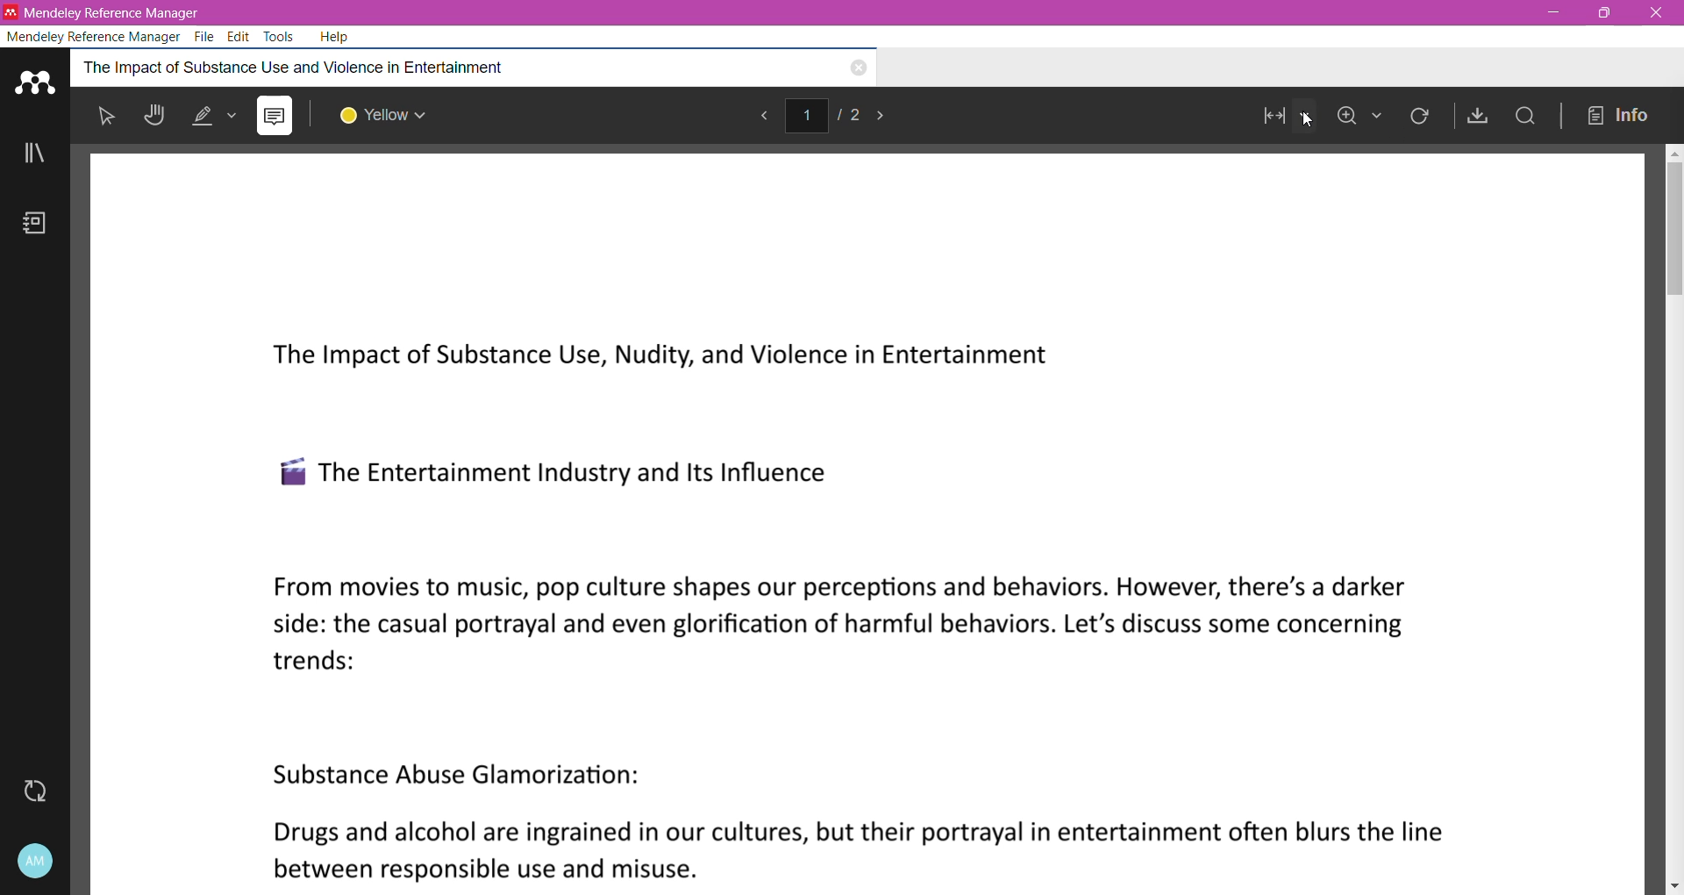  What do you see at coordinates (864, 524) in the screenshot?
I see `Current Page in Default fit to width View` at bounding box center [864, 524].